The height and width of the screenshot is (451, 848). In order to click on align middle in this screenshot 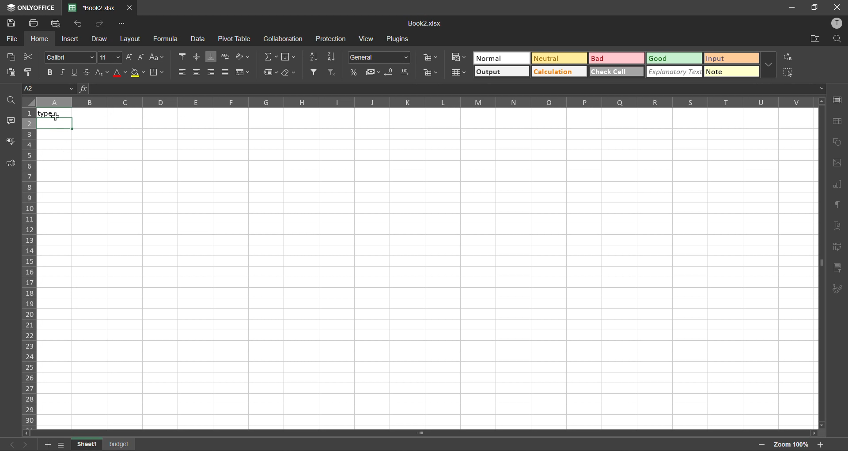, I will do `click(196, 57)`.